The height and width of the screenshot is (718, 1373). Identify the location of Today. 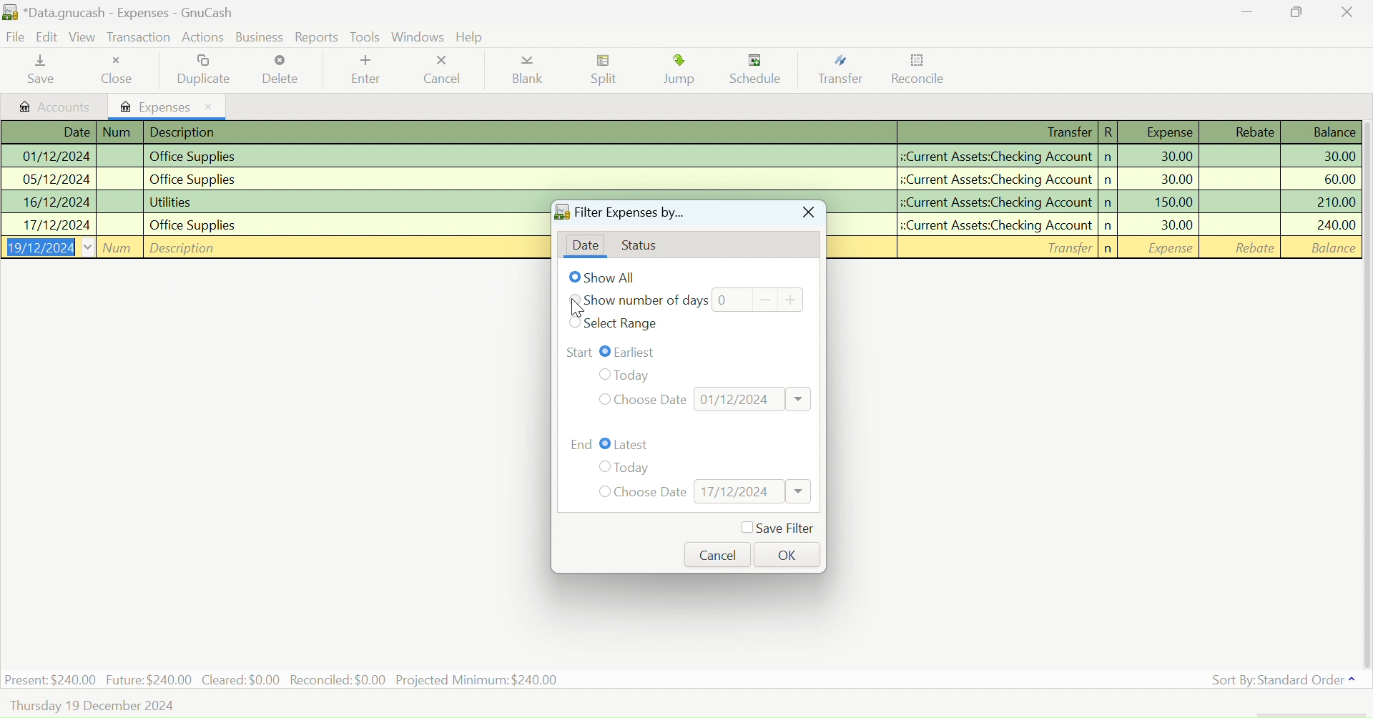
(645, 373).